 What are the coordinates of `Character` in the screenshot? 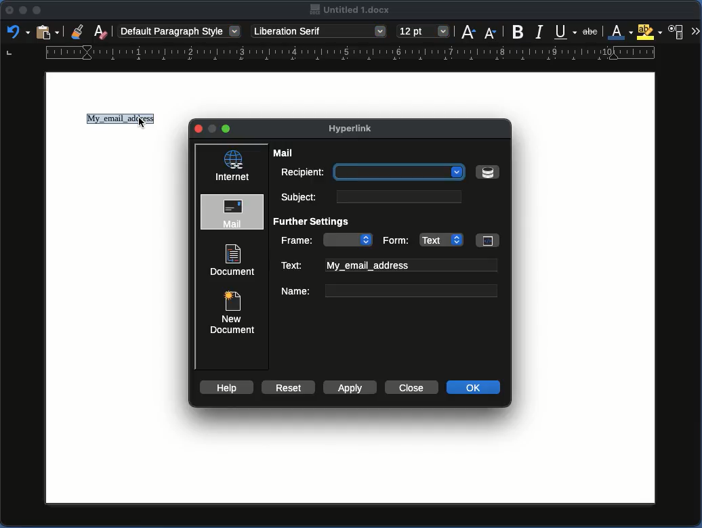 It's located at (678, 30).